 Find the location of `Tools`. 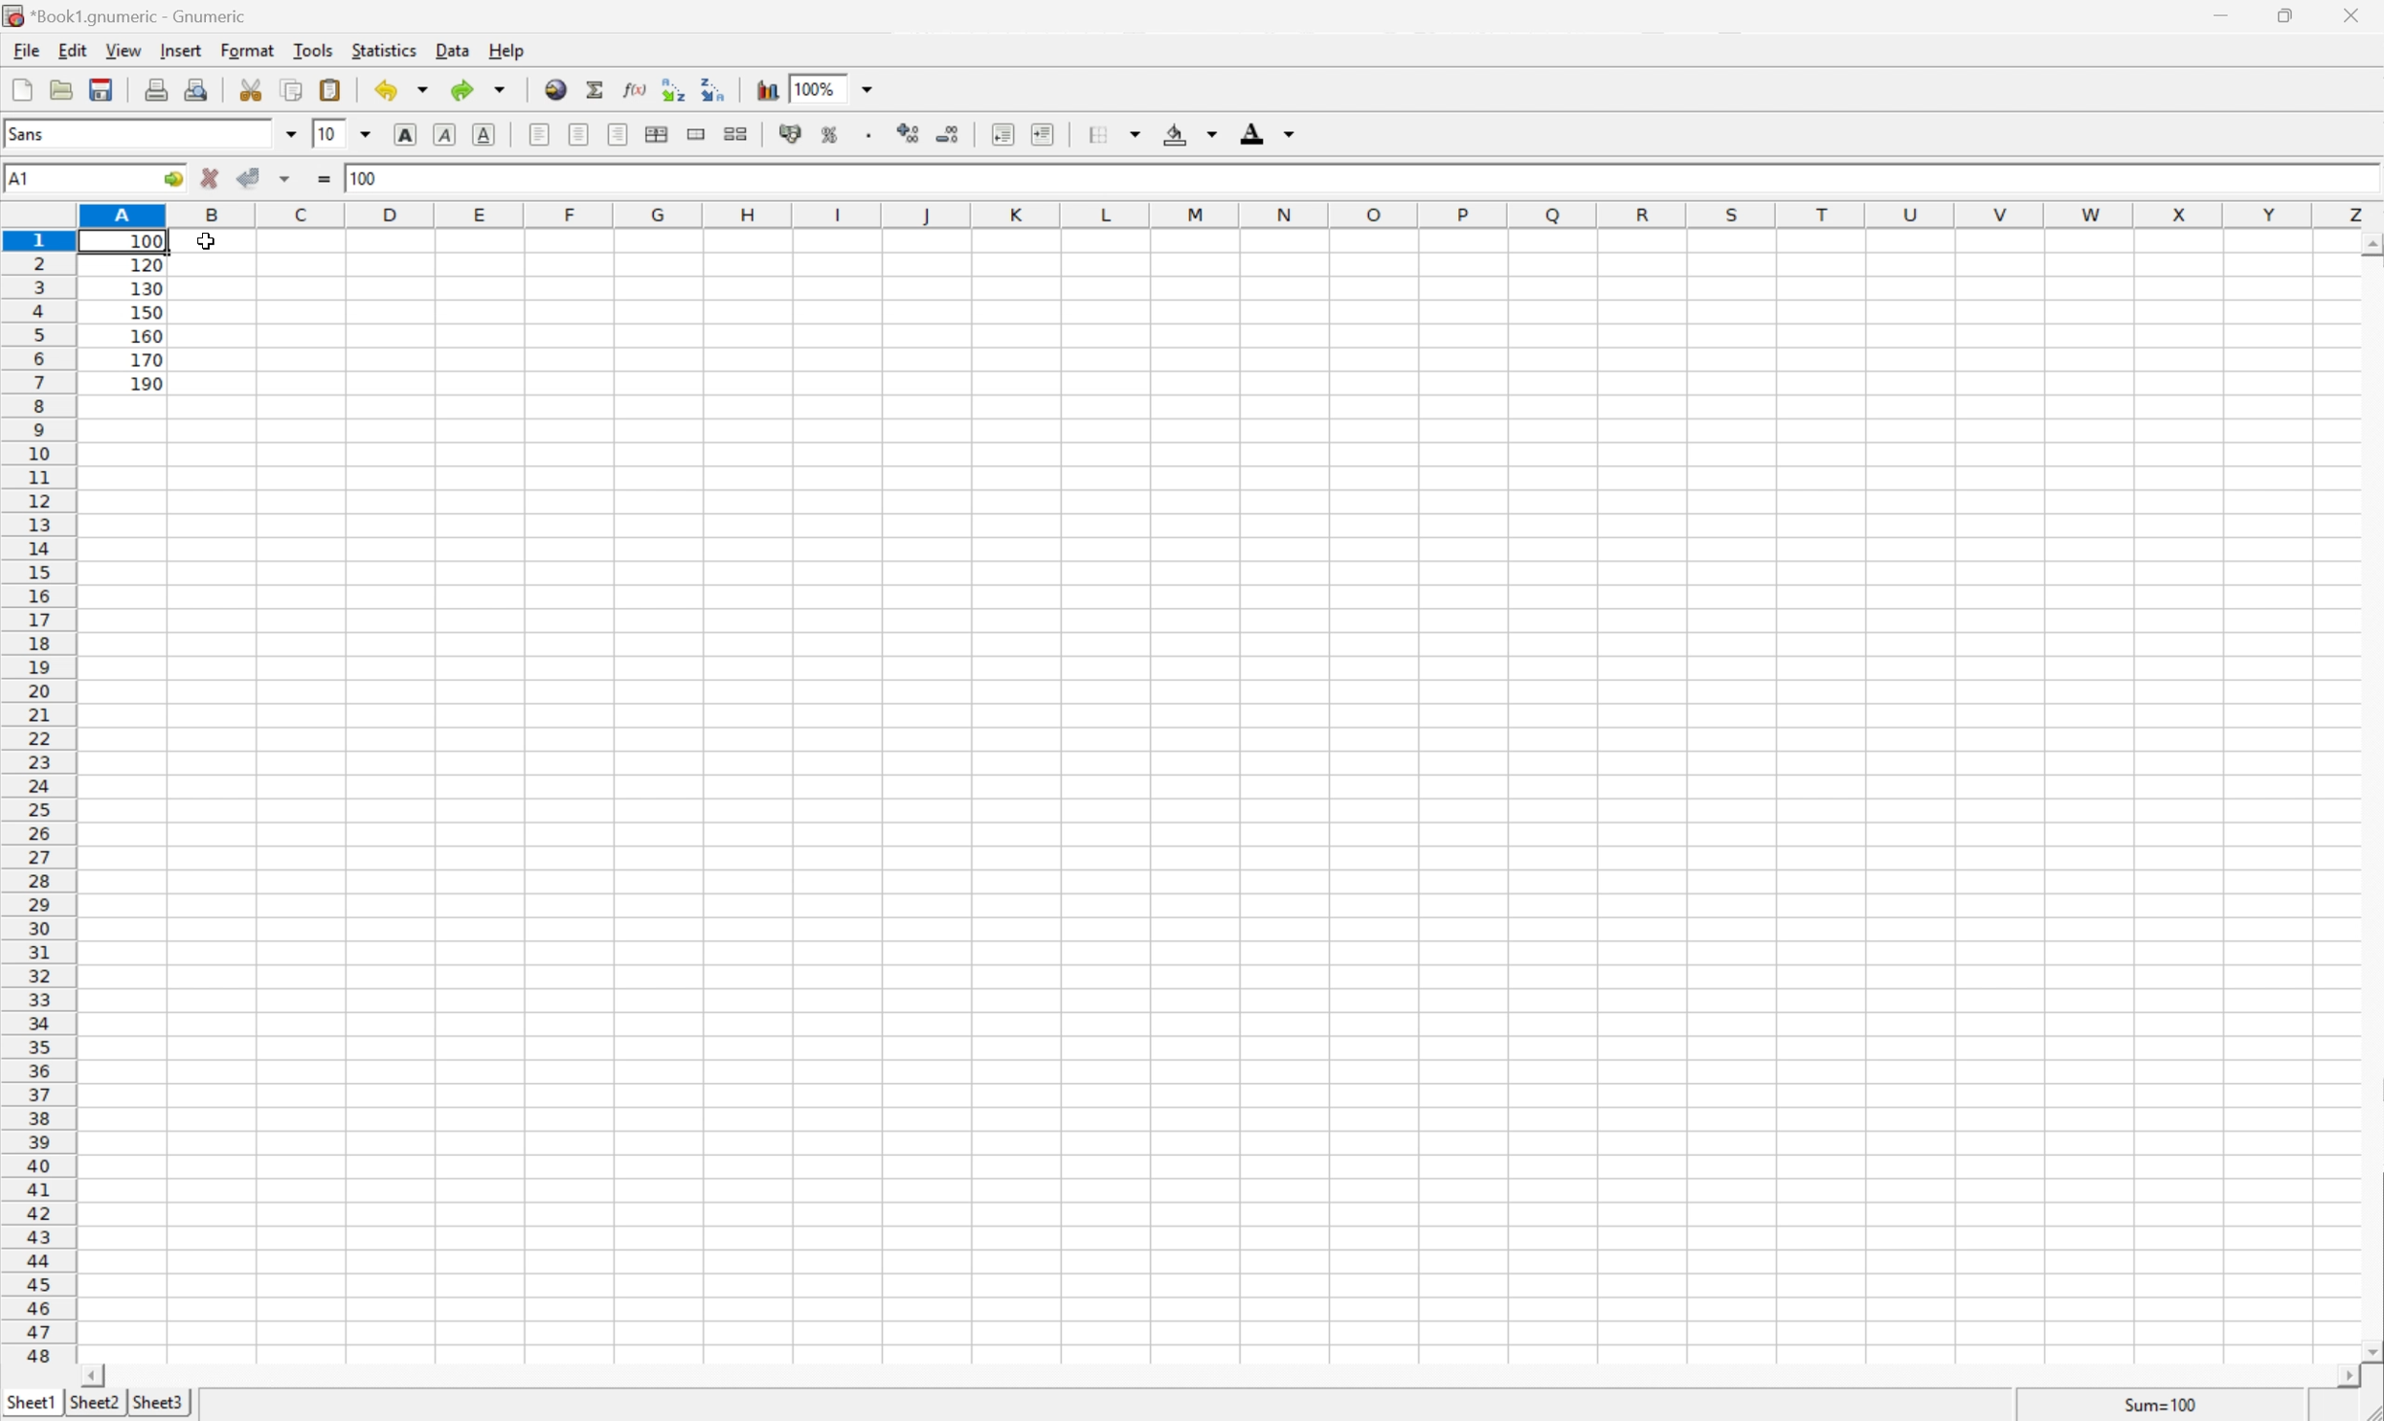

Tools is located at coordinates (318, 51).